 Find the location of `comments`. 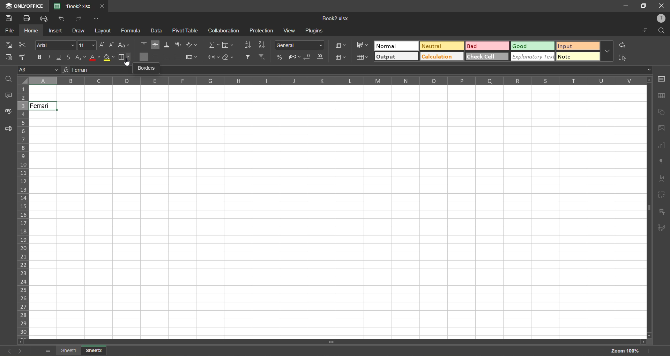

comments is located at coordinates (7, 95).